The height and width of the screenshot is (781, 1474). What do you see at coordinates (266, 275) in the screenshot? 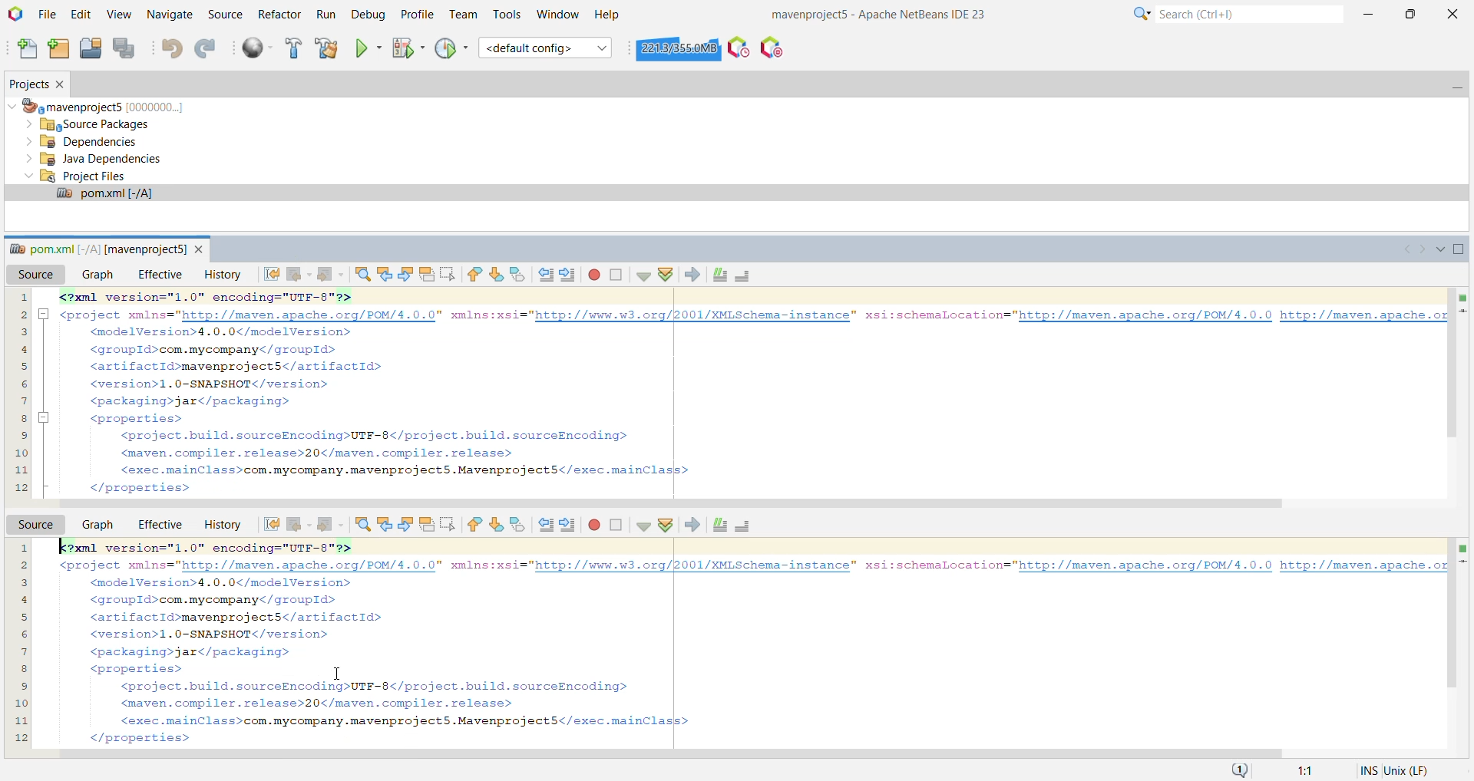
I see `Last edit` at bounding box center [266, 275].